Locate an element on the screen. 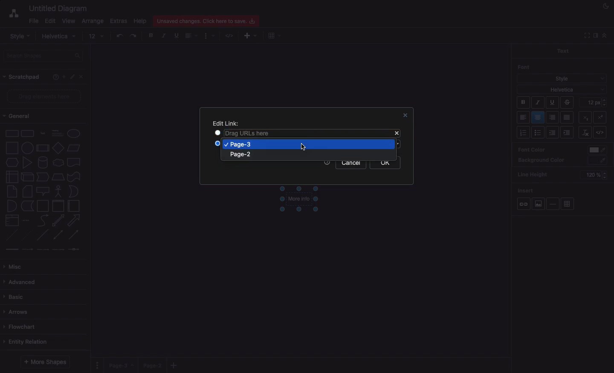 The image size is (614, 373). Drag URLs here is located at coordinates (305, 133).